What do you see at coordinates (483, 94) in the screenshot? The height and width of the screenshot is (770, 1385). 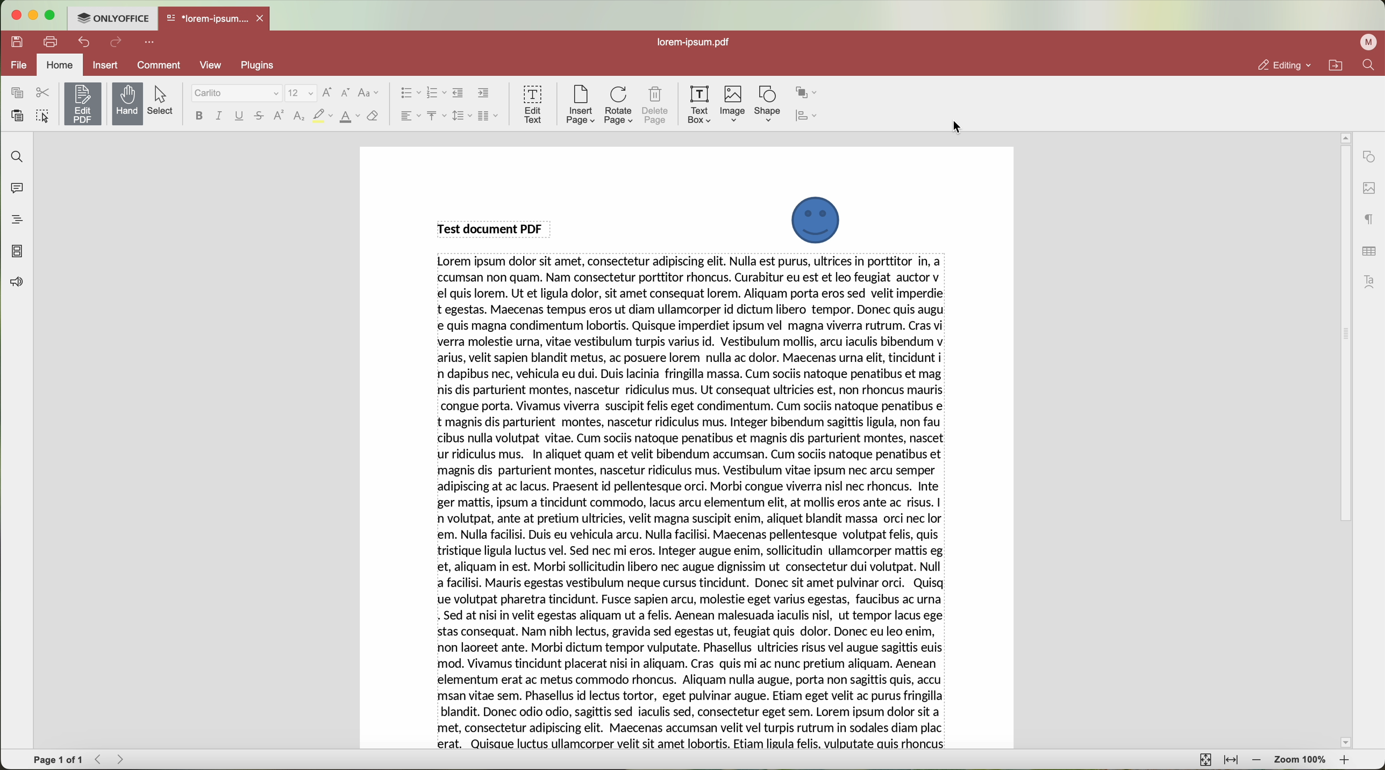 I see `increase indent` at bounding box center [483, 94].